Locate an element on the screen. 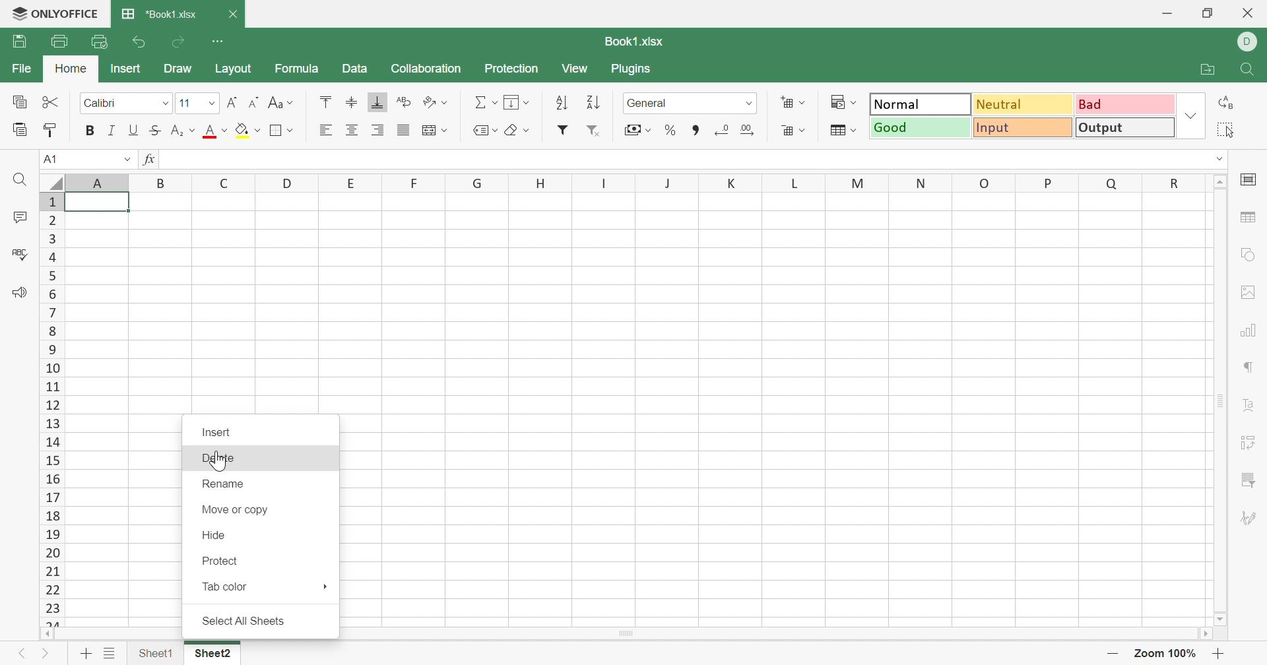  File is located at coordinates (18, 67).